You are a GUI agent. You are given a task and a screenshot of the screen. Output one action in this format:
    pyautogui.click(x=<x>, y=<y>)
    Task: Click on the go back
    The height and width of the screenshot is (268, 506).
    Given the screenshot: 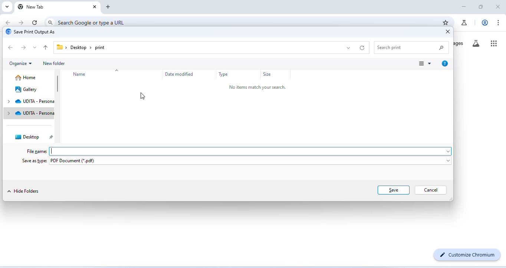 What is the action you would take?
    pyautogui.click(x=9, y=22)
    